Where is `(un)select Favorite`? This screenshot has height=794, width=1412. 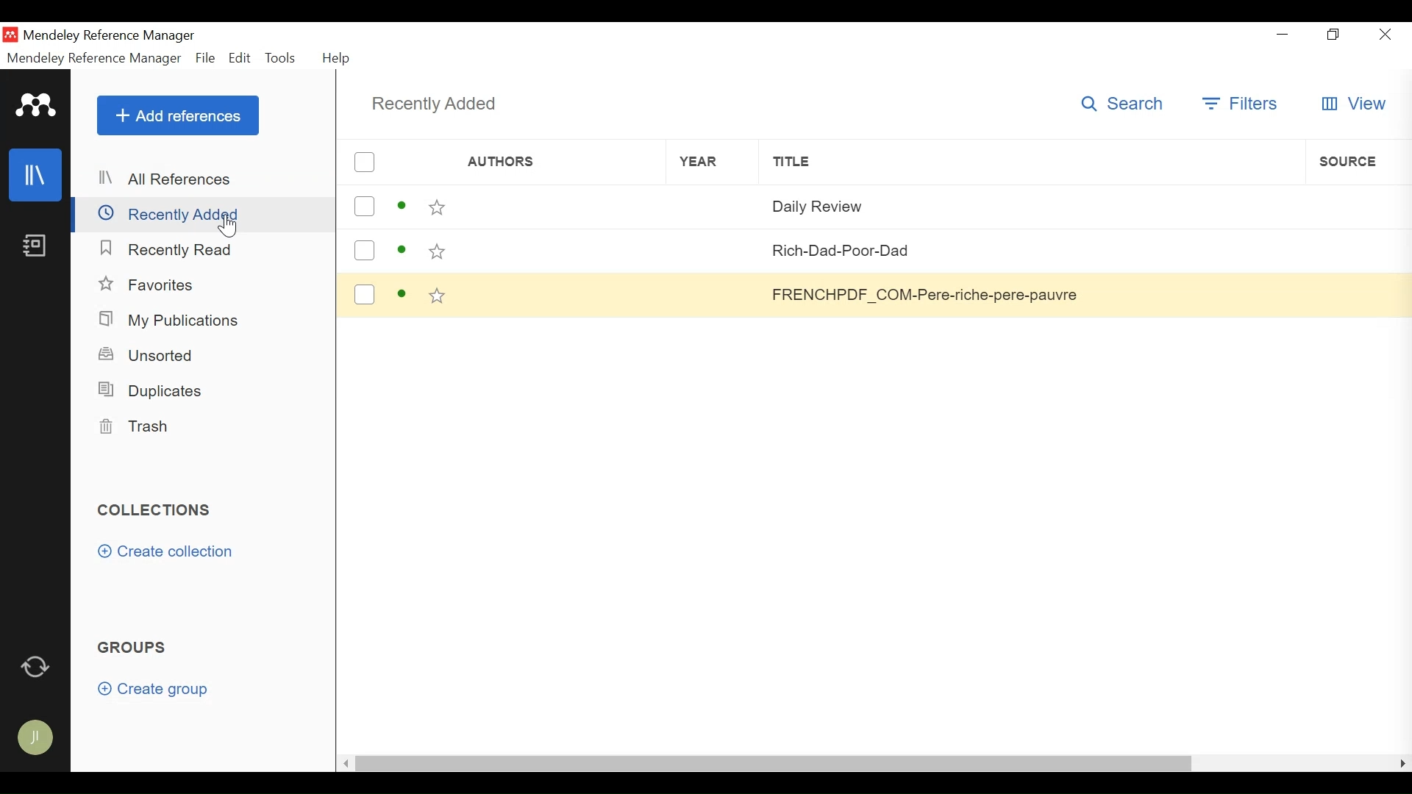 (un)select Favorite is located at coordinates (438, 297).